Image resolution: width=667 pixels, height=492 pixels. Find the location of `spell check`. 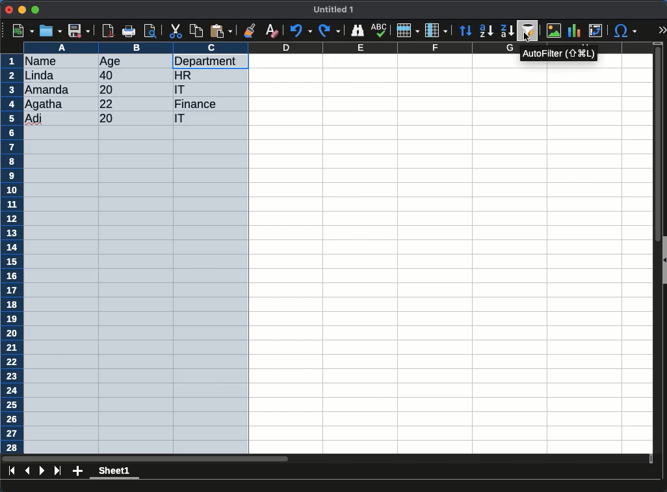

spell check is located at coordinates (380, 29).